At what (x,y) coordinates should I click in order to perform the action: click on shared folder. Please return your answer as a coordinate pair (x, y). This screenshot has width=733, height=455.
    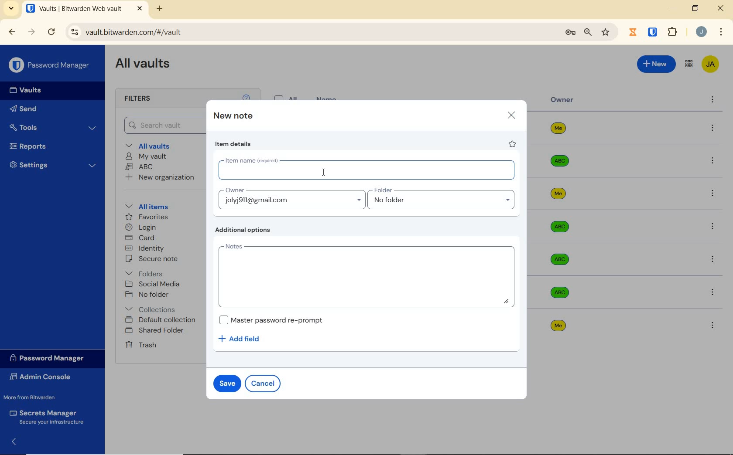
    Looking at the image, I should click on (156, 331).